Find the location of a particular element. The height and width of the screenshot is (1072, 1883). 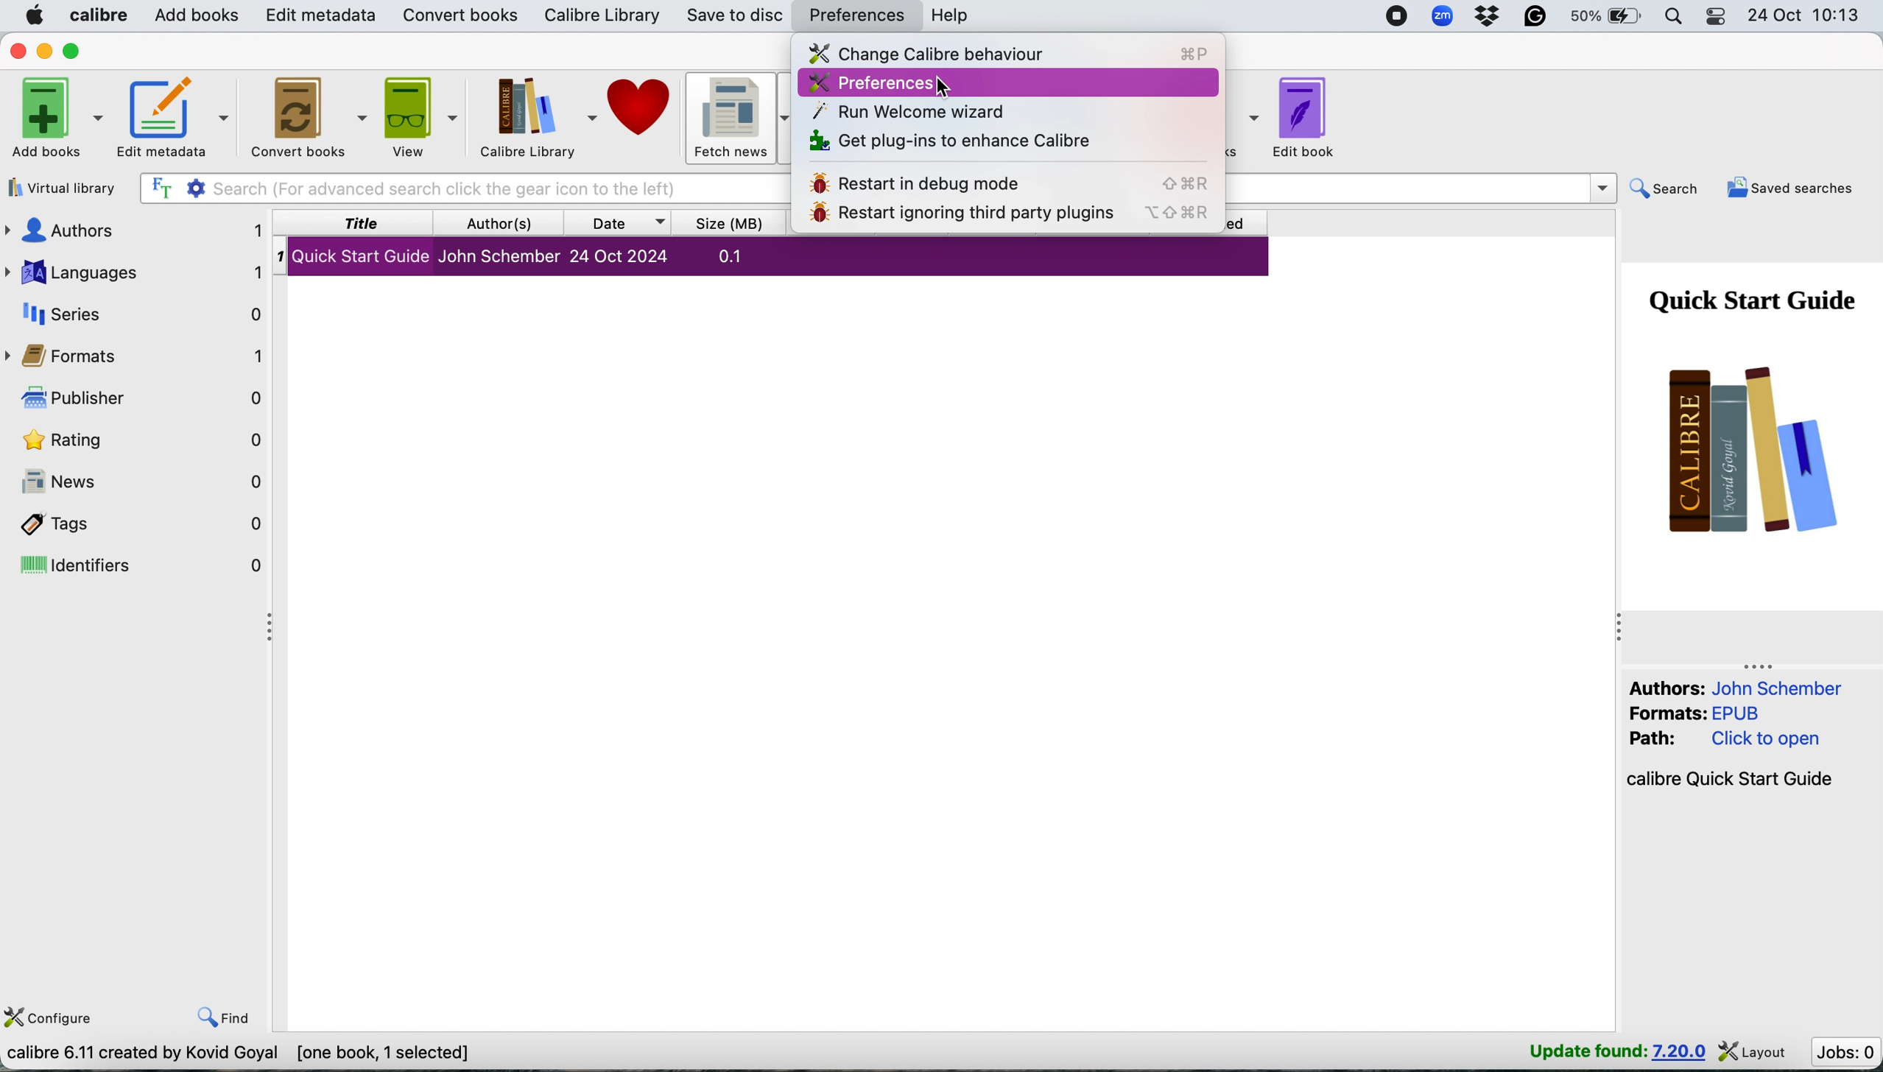

jobs : 0 is located at coordinates (1844, 1051).